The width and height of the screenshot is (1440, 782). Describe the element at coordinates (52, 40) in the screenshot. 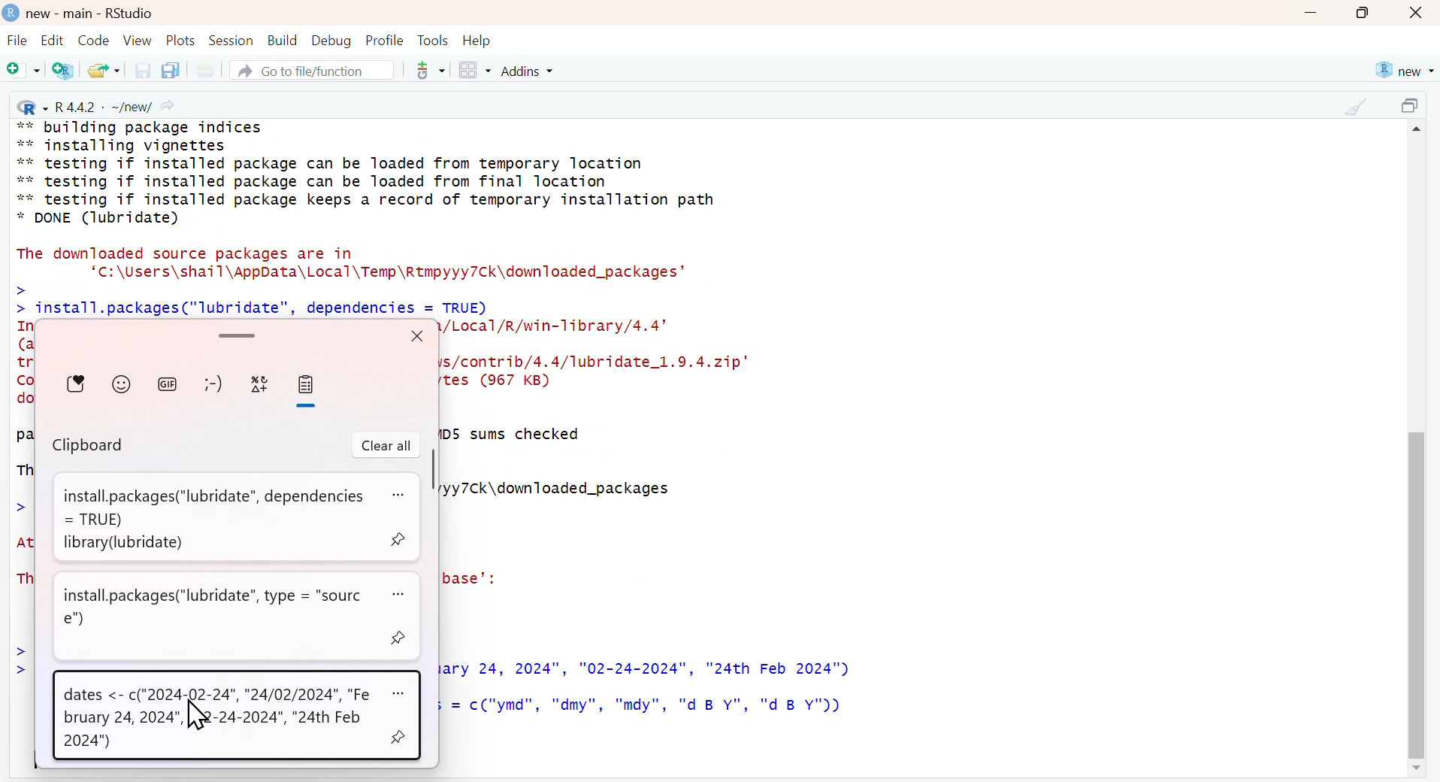

I see `Edit` at that location.